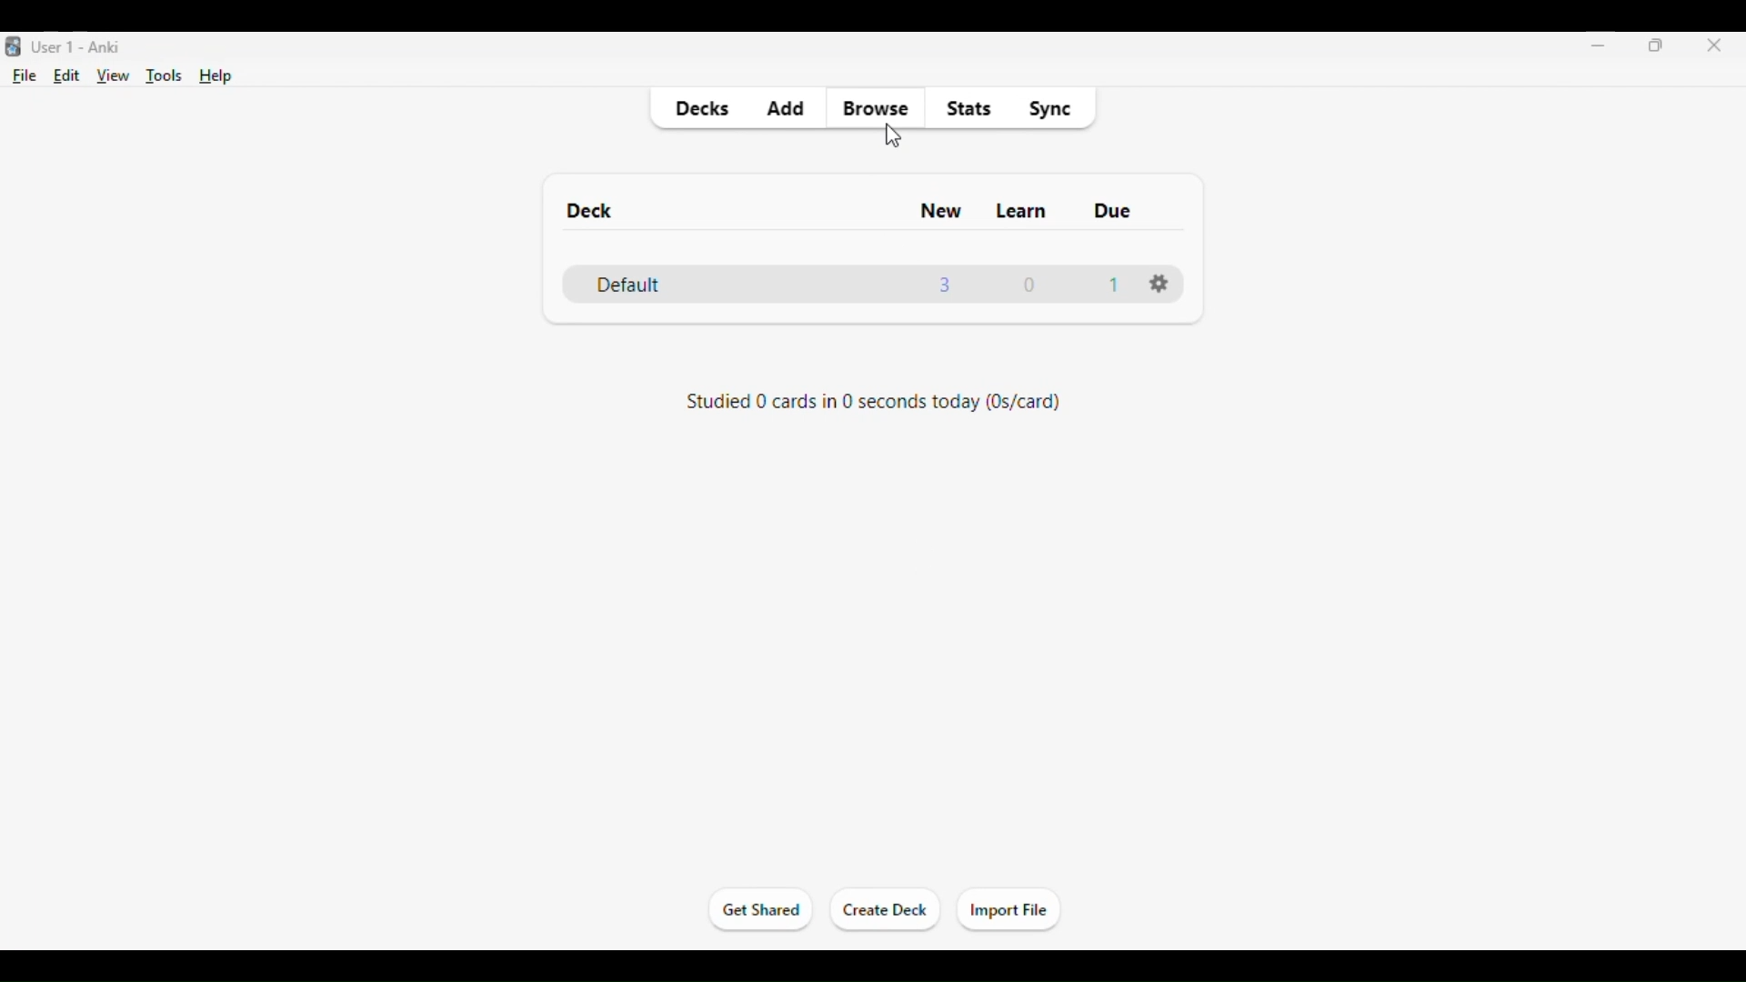 This screenshot has width=1746, height=982. I want to click on import file, so click(1008, 911).